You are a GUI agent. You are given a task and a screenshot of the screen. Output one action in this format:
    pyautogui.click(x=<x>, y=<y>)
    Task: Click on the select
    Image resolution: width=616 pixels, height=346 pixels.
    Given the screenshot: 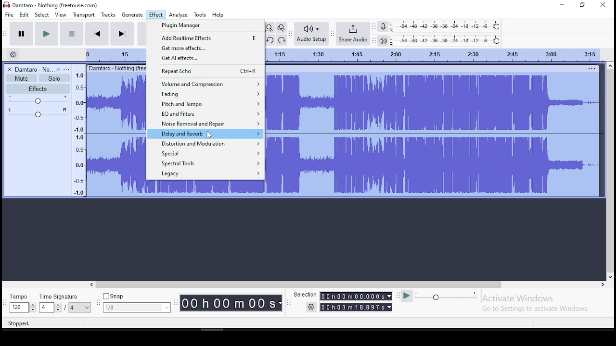 What is the action you would take?
    pyautogui.click(x=42, y=14)
    